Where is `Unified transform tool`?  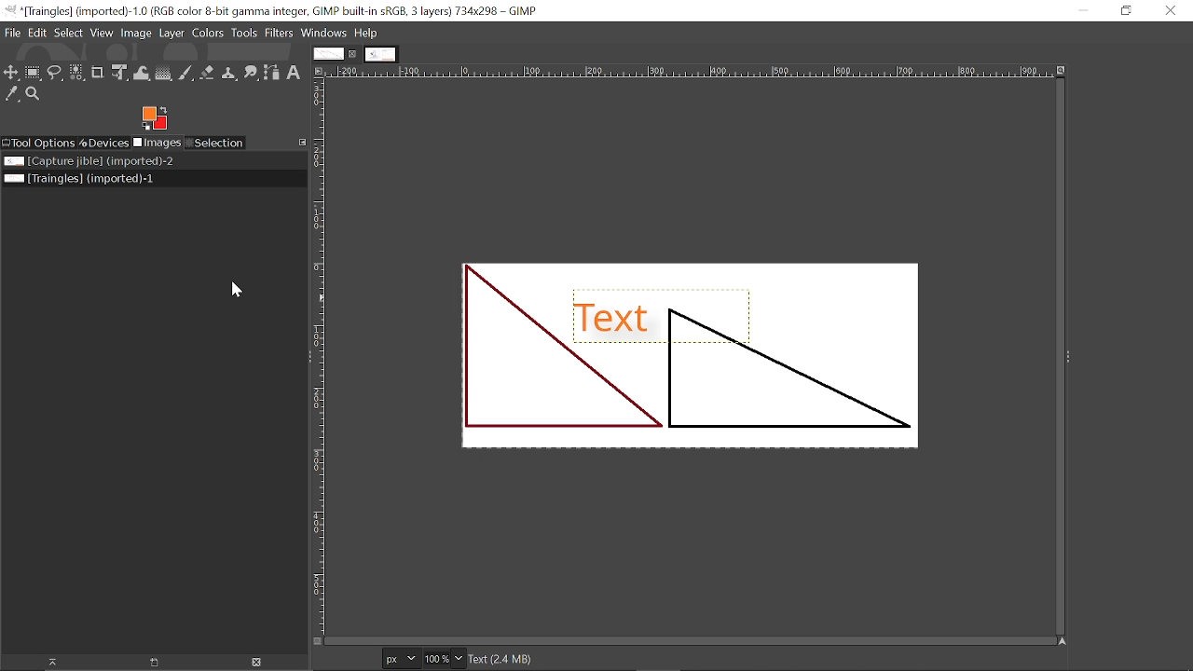
Unified transform tool is located at coordinates (119, 72).